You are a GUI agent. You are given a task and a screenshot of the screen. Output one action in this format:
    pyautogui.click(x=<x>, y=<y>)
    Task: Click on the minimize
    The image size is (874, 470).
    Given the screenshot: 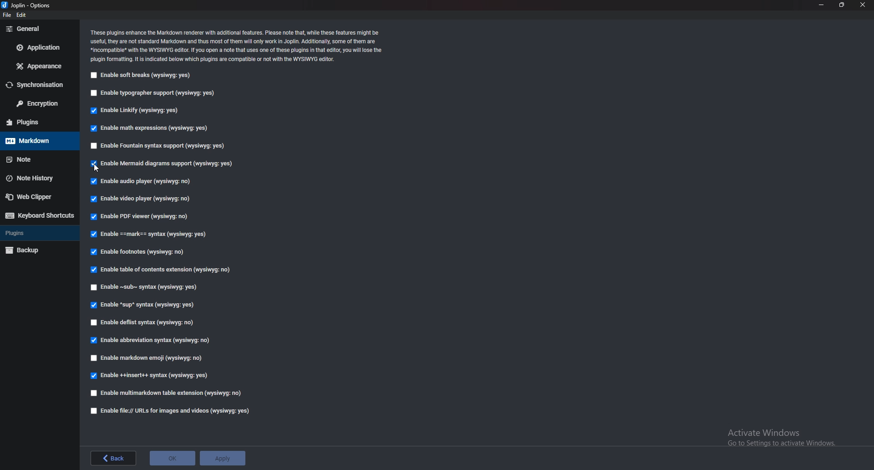 What is the action you would take?
    pyautogui.click(x=822, y=4)
    